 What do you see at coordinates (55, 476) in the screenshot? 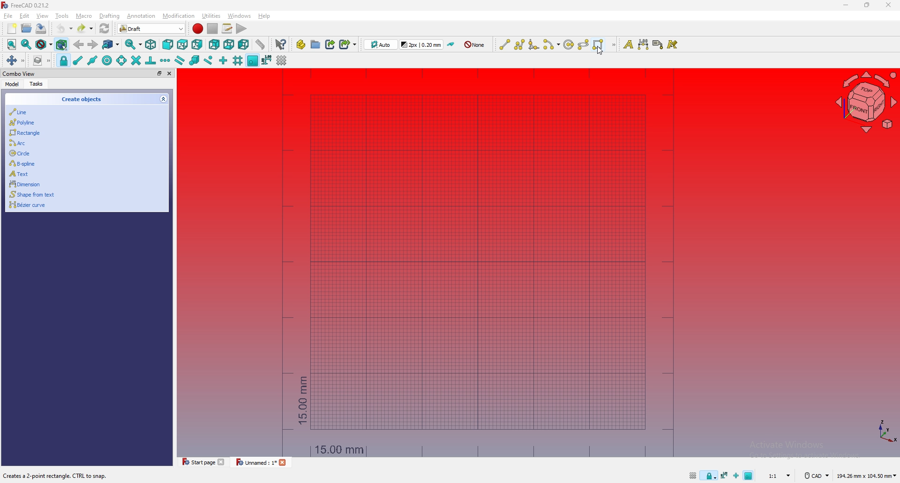
I see `Creates a 2-point rectangle. Ctrl to snap.` at bounding box center [55, 476].